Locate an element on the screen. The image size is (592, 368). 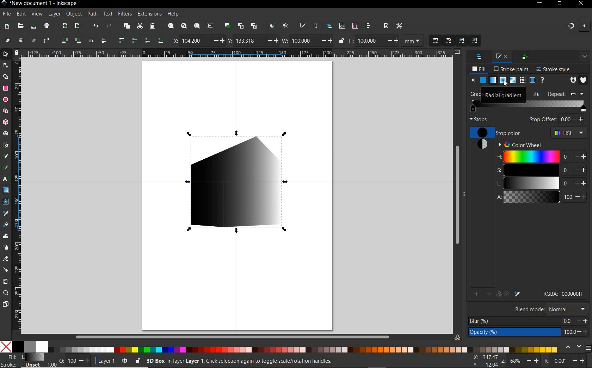
CUT is located at coordinates (140, 26).